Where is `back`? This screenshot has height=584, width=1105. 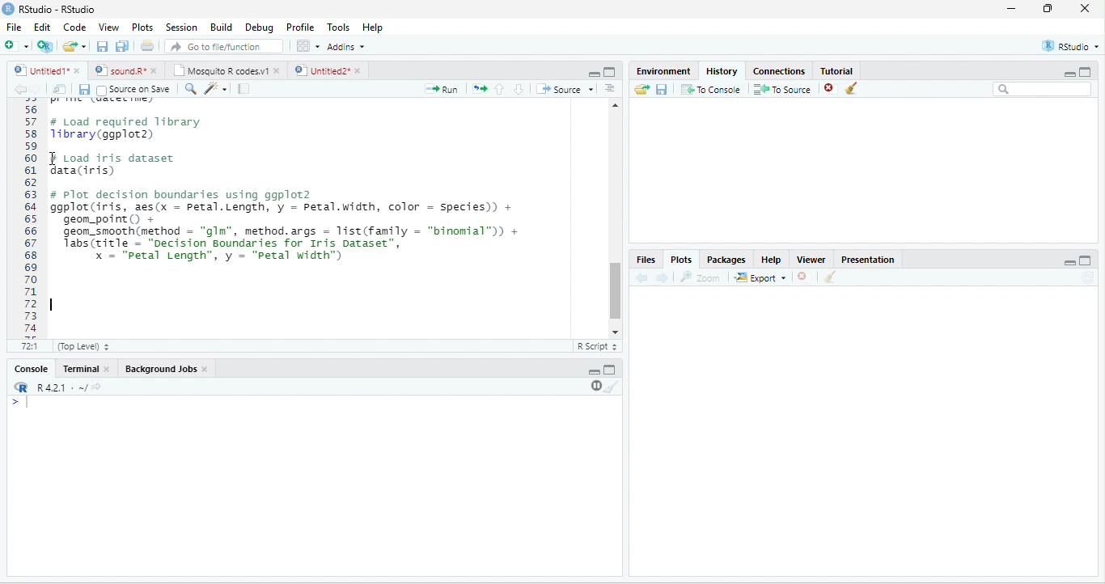 back is located at coordinates (641, 278).